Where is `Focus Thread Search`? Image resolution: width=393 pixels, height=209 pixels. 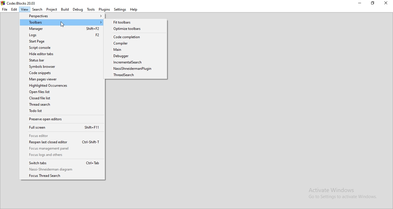 Focus Thread Search is located at coordinates (62, 176).